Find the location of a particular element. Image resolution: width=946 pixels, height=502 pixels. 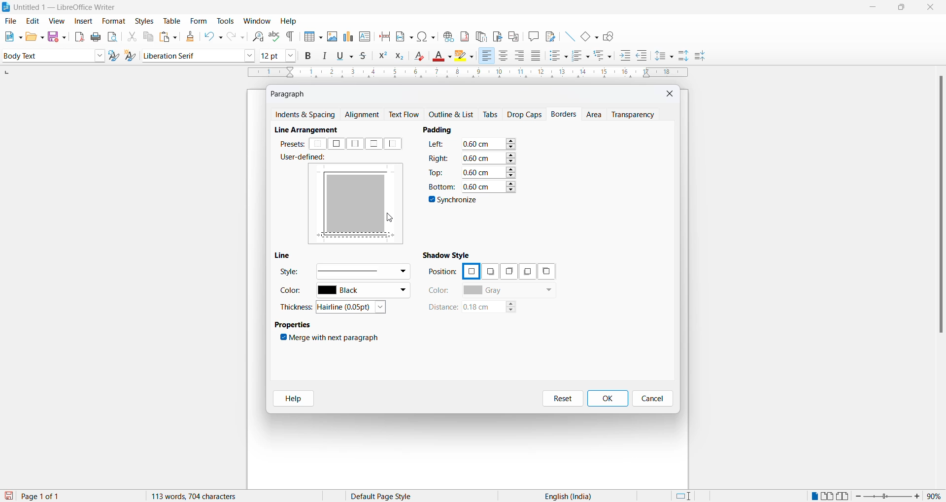

find and replace is located at coordinates (256, 35).